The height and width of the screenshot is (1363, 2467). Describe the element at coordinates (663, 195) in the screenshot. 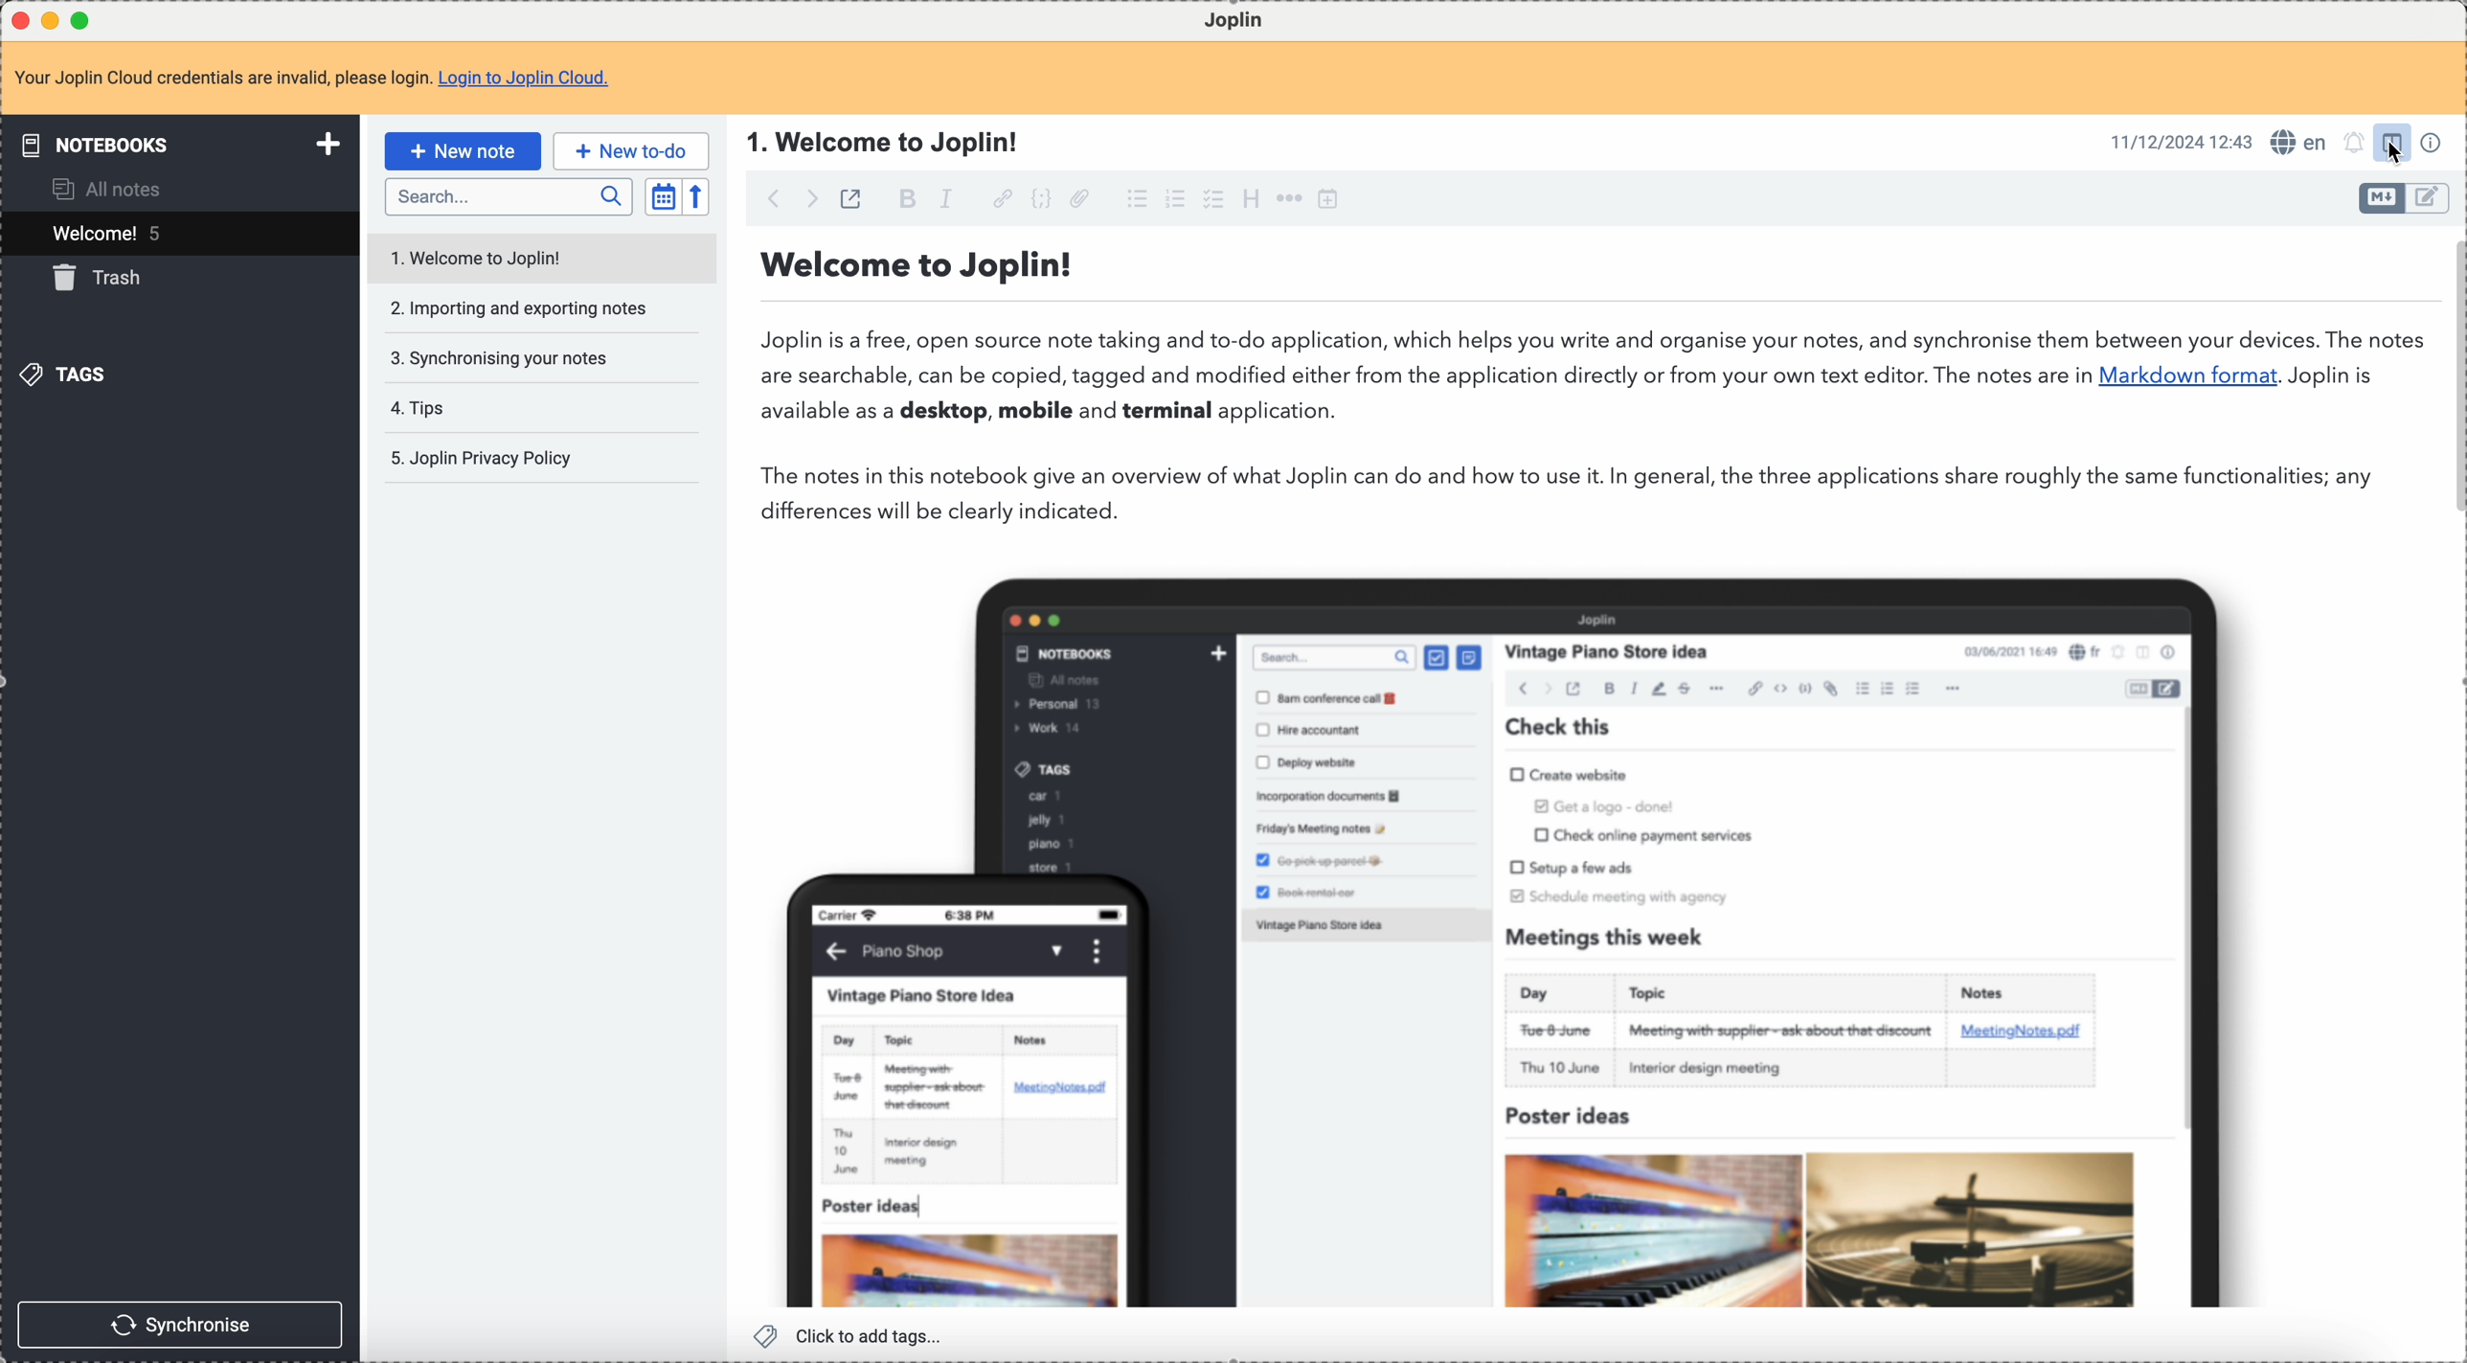

I see `toggle sort order field` at that location.